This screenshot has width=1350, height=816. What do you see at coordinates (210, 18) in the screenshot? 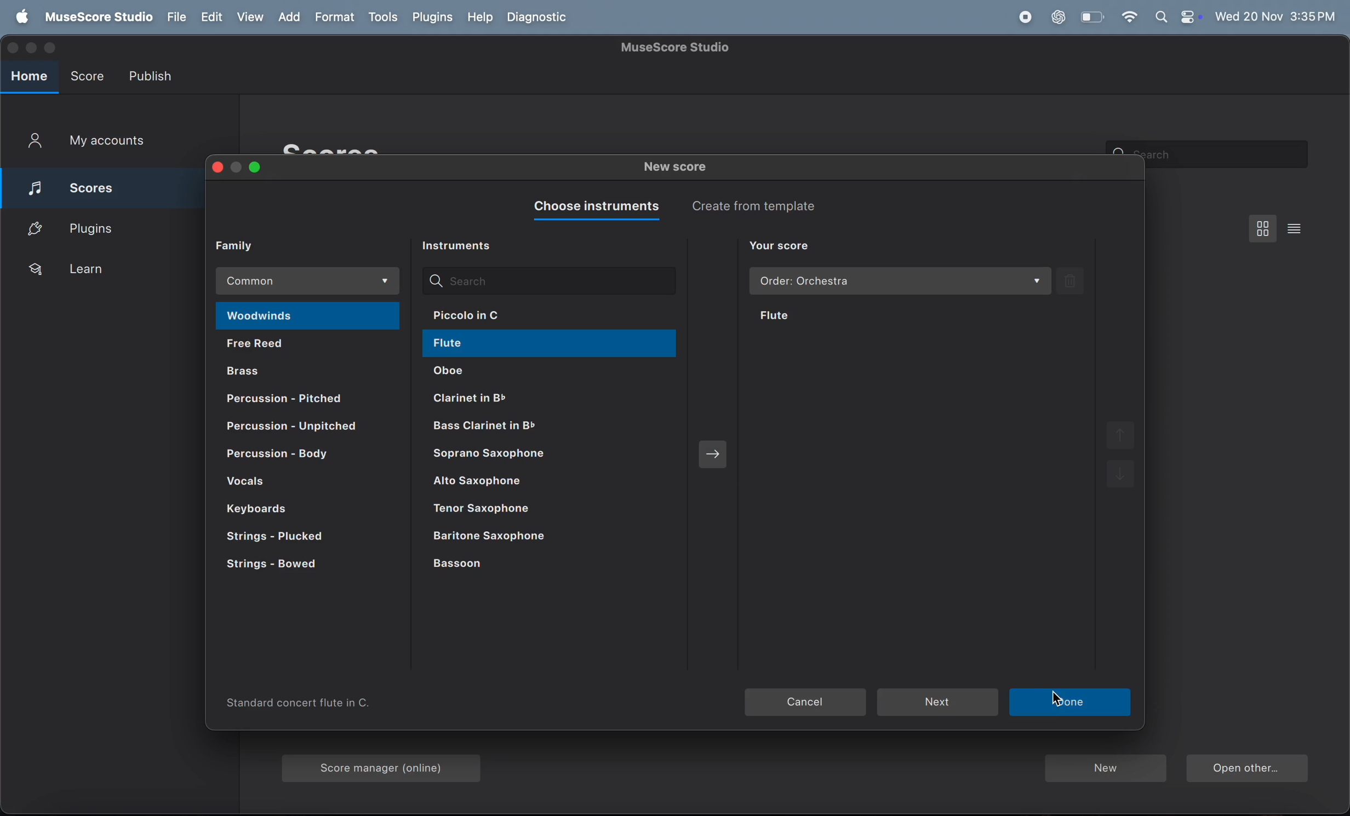
I see `edit` at bounding box center [210, 18].